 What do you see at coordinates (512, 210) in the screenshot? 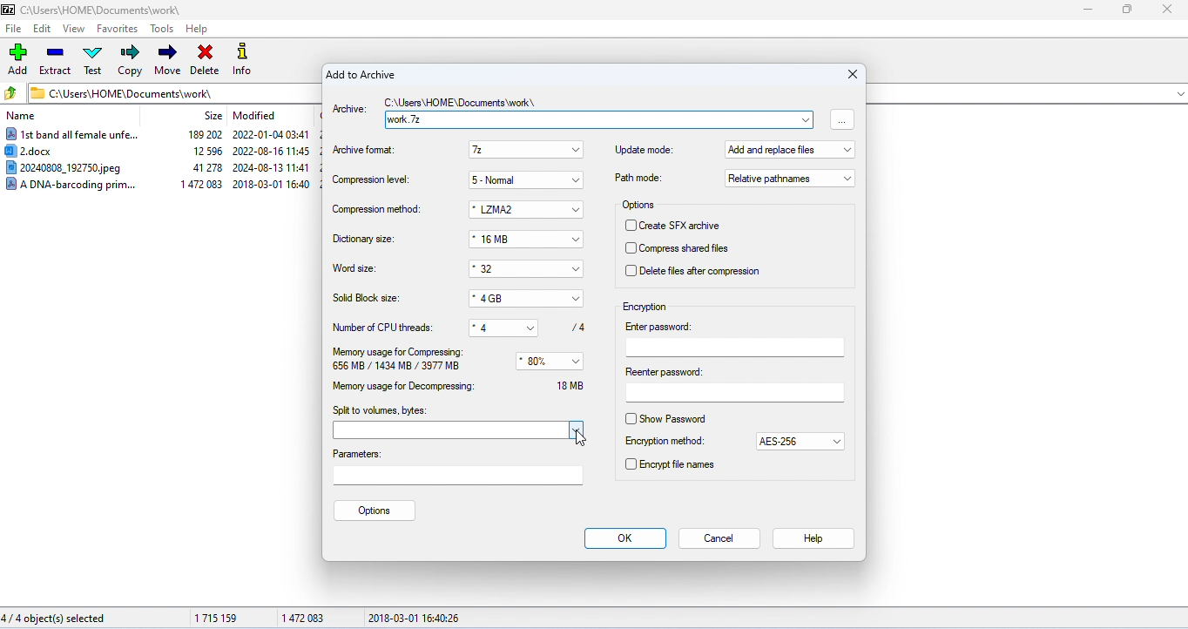
I see `*LZMA2` at bounding box center [512, 210].